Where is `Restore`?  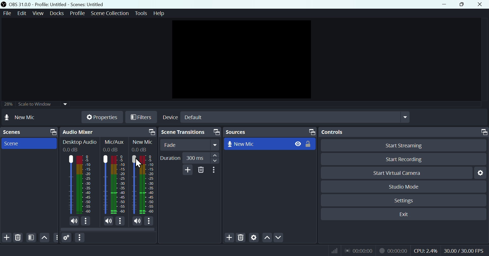 Restore is located at coordinates (463, 4).